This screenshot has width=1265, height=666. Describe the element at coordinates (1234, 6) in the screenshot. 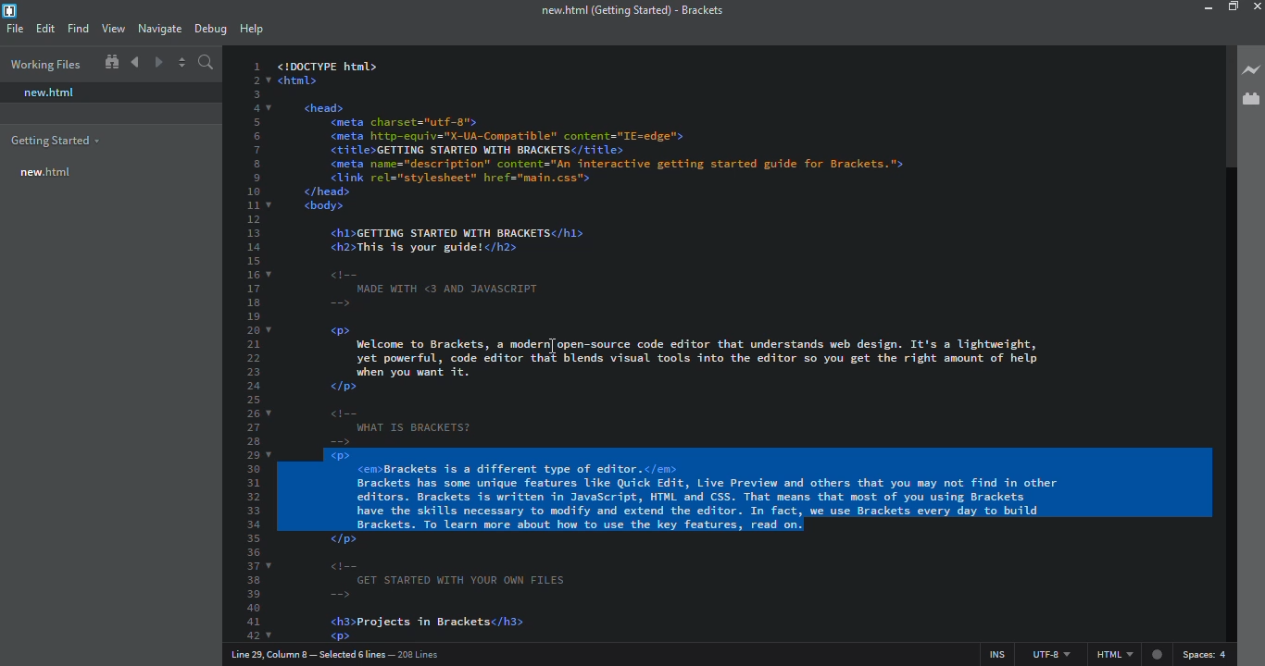

I see `maximize` at that location.